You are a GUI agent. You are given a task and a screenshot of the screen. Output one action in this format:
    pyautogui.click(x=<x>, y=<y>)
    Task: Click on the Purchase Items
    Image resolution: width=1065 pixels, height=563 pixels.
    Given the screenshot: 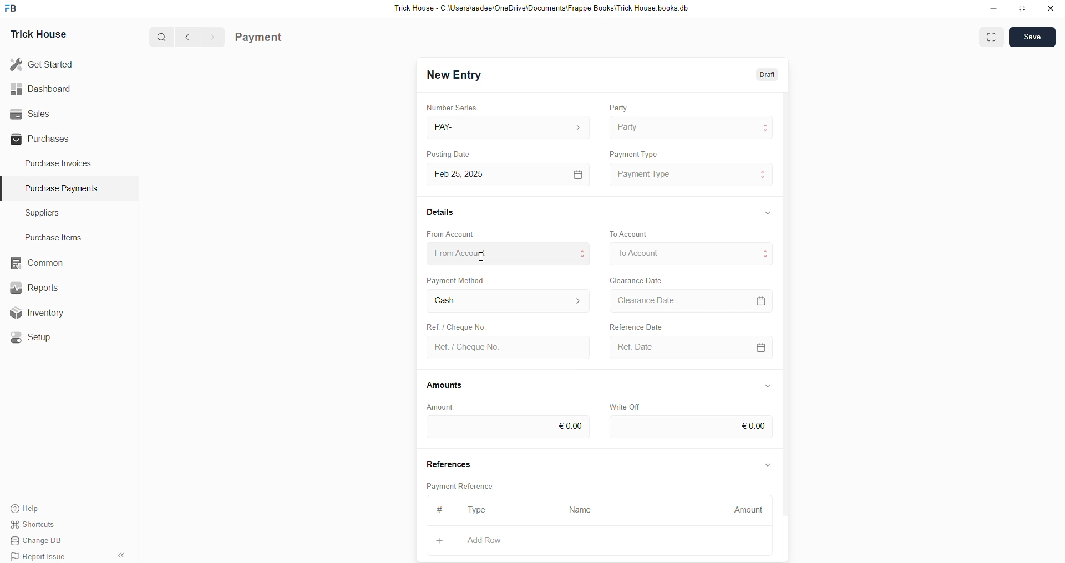 What is the action you would take?
    pyautogui.click(x=57, y=236)
    